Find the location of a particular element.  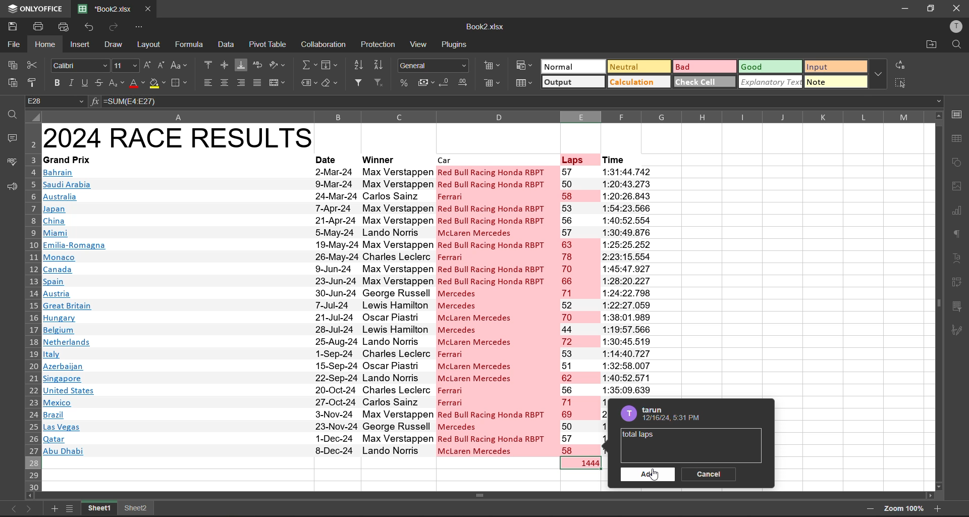

data is located at coordinates (225, 44).